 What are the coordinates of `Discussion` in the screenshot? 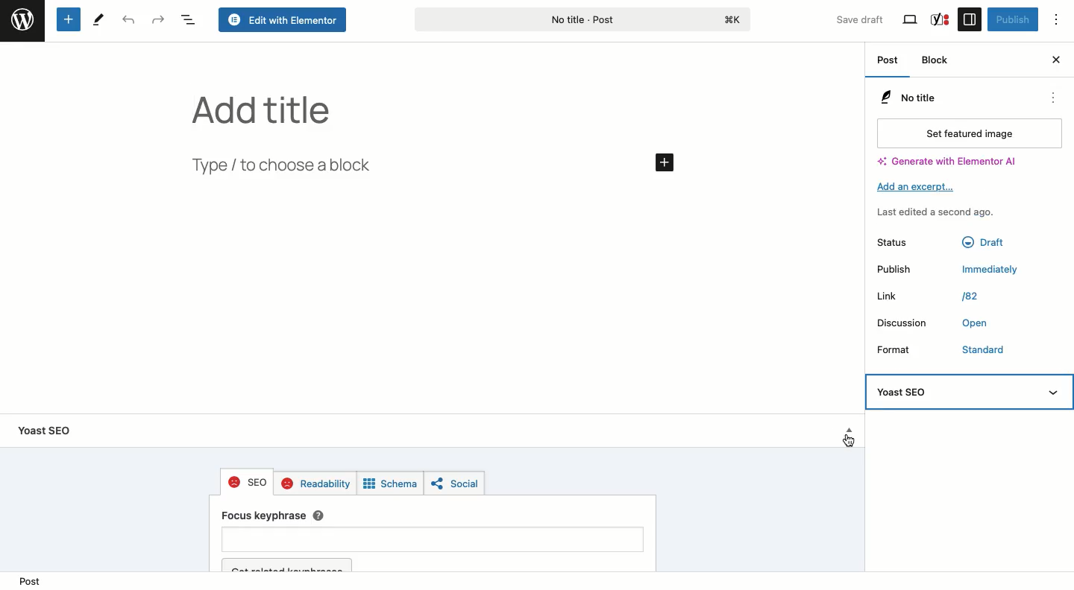 It's located at (902, 323).